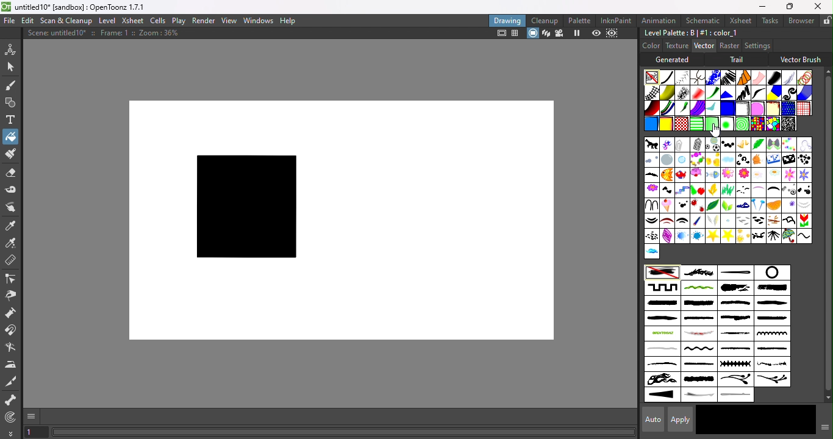 This screenshot has width=833, height=439. I want to click on small_brush2, so click(771, 349).